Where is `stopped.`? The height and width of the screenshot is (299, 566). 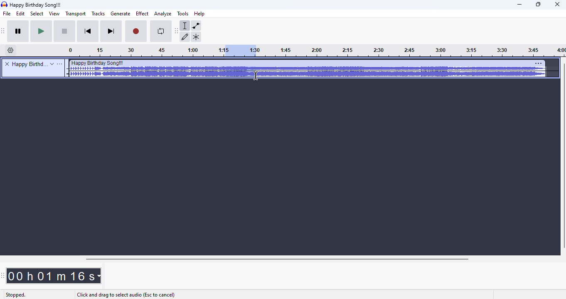 stopped. is located at coordinates (15, 295).